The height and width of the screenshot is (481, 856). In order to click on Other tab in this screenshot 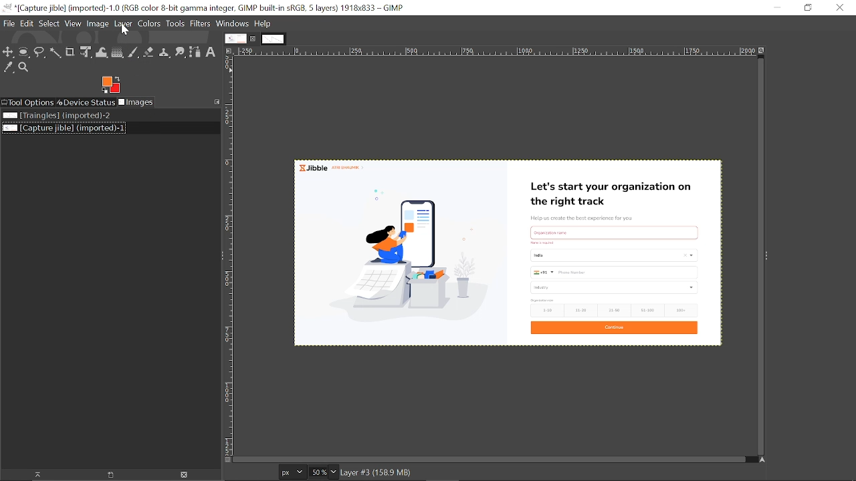, I will do `click(273, 39)`.